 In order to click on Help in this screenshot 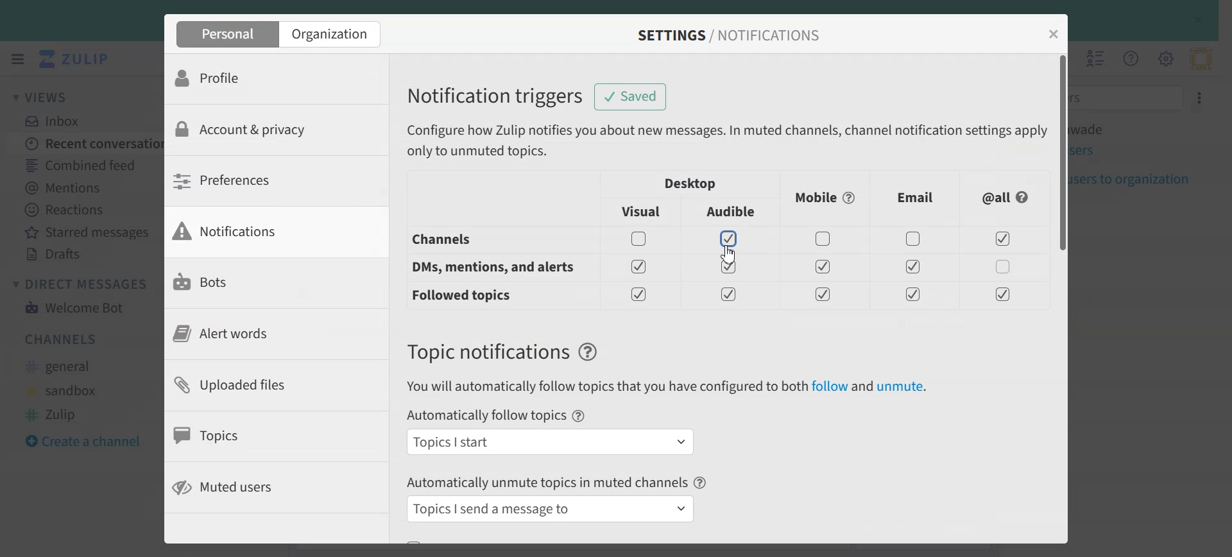, I will do `click(701, 483)`.